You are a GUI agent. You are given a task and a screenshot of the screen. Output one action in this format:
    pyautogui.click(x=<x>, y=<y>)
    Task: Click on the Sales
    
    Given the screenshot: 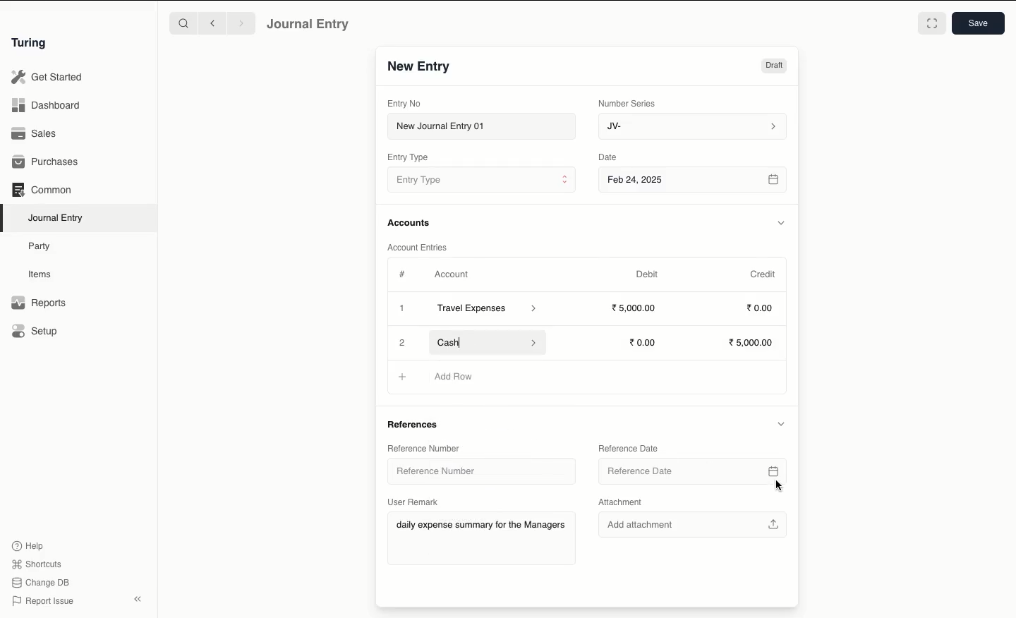 What is the action you would take?
    pyautogui.click(x=36, y=133)
    